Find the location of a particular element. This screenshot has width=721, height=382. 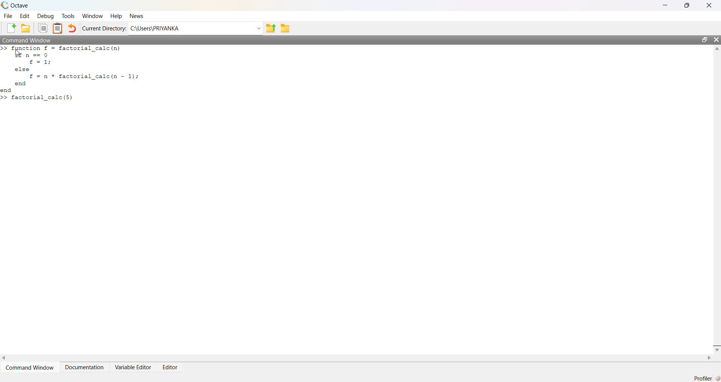

debug is located at coordinates (45, 16).